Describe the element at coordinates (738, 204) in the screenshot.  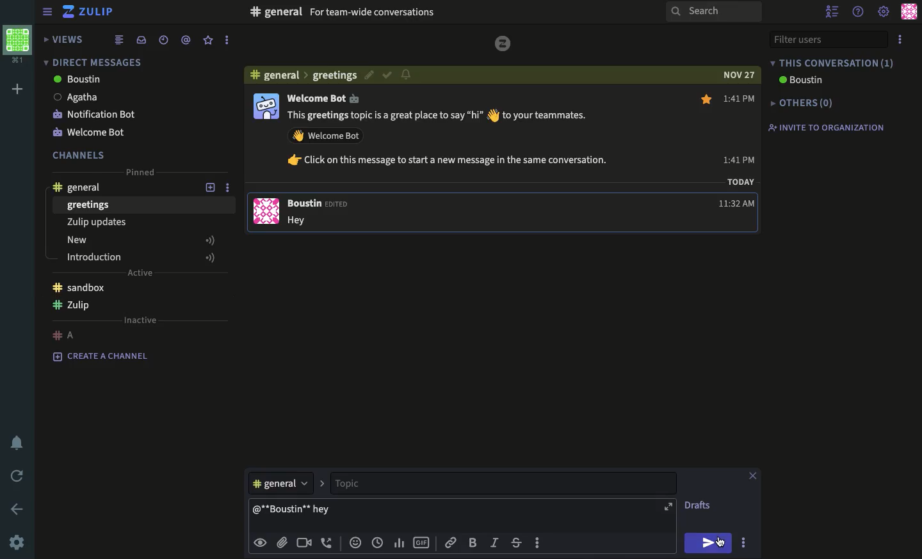
I see `11:32 AM` at that location.